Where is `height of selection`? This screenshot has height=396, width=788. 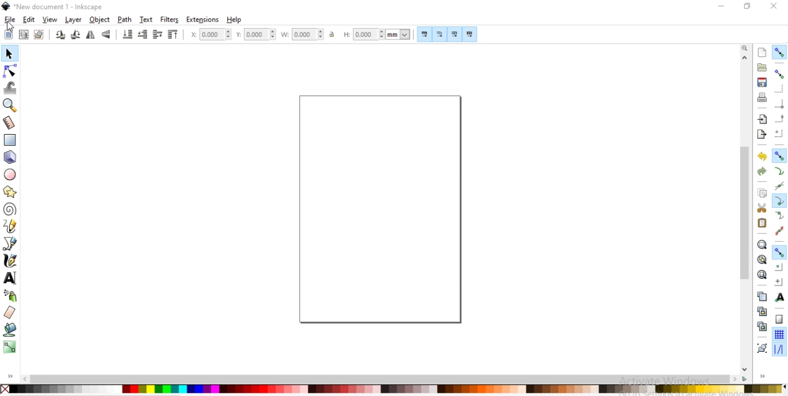 height of selection is located at coordinates (378, 34).